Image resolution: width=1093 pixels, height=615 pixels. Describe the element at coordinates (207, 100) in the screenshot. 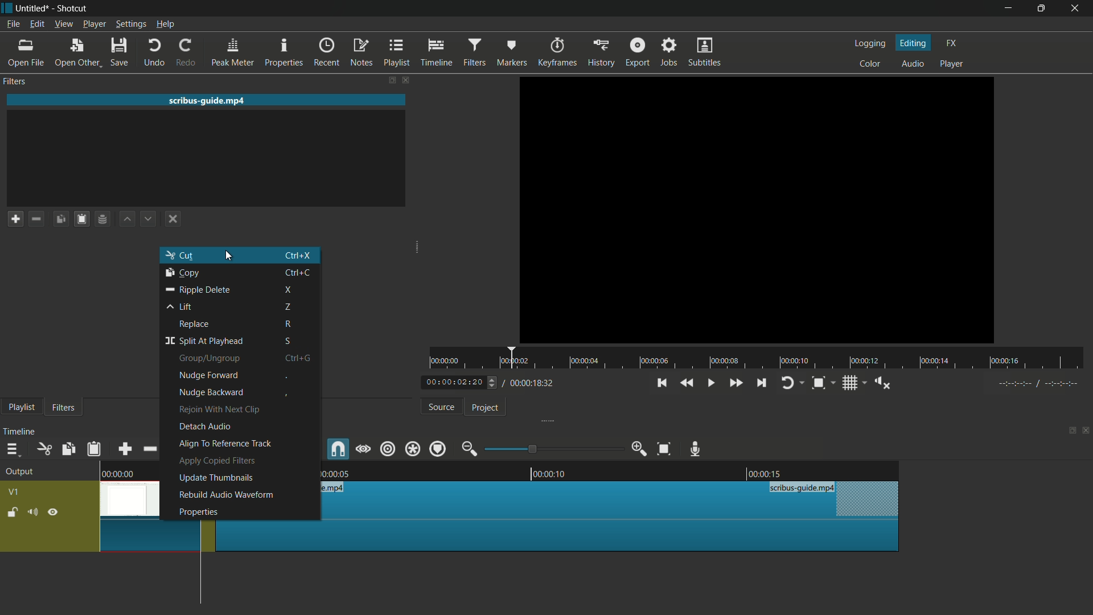

I see `imported file name` at that location.